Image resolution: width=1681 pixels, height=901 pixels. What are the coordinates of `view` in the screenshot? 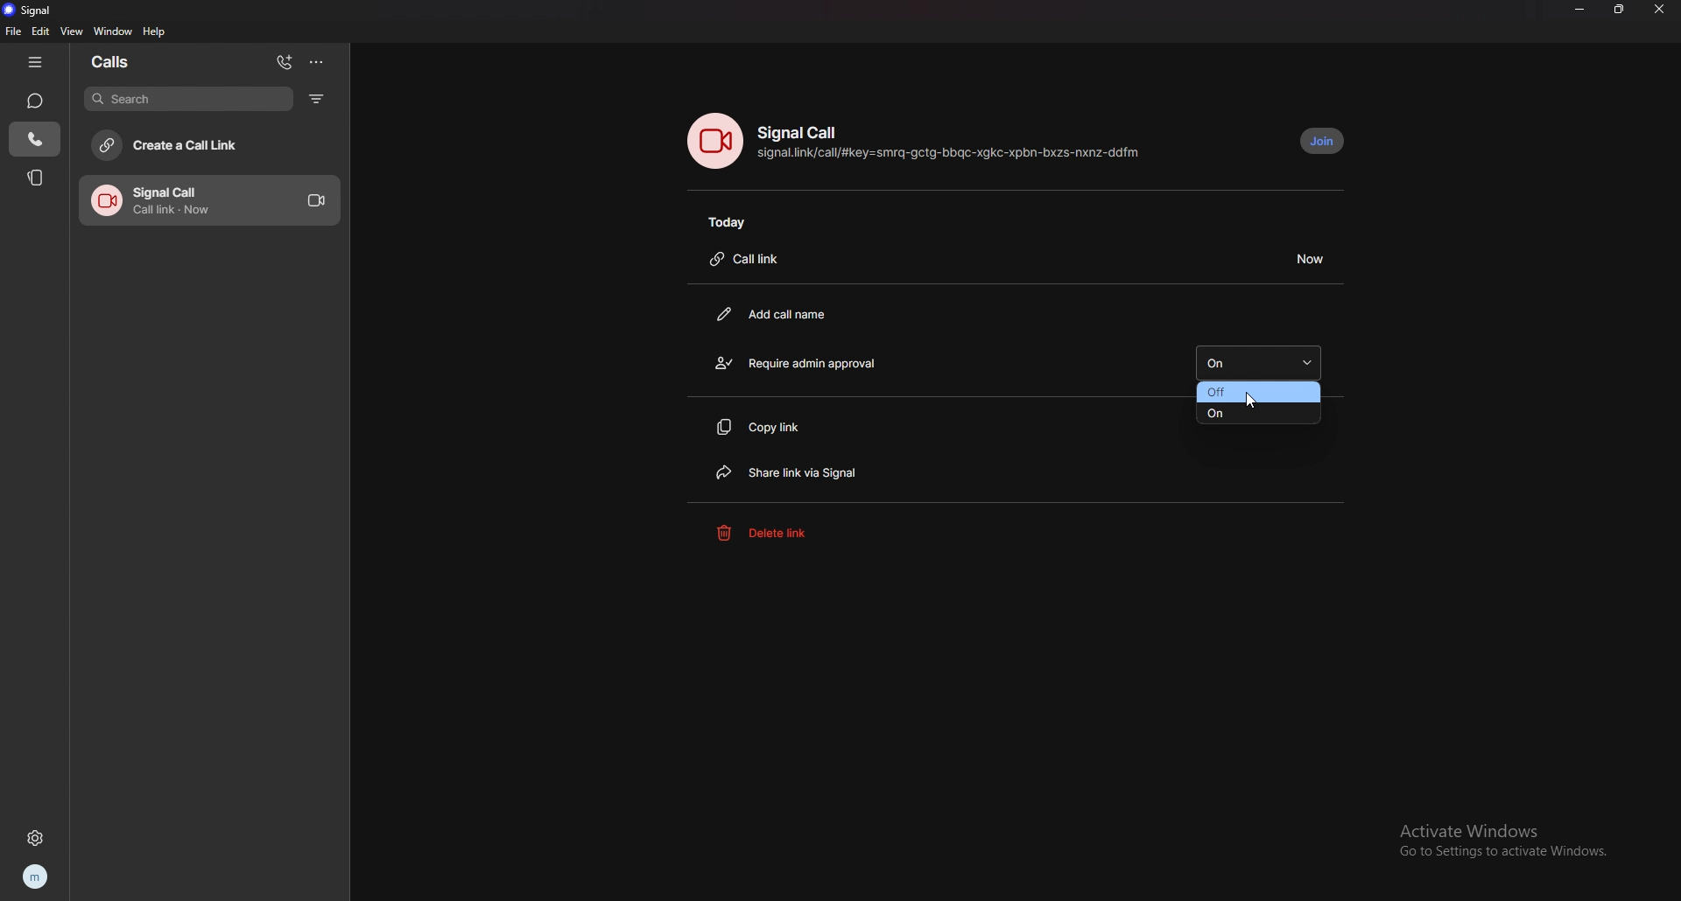 It's located at (71, 31).